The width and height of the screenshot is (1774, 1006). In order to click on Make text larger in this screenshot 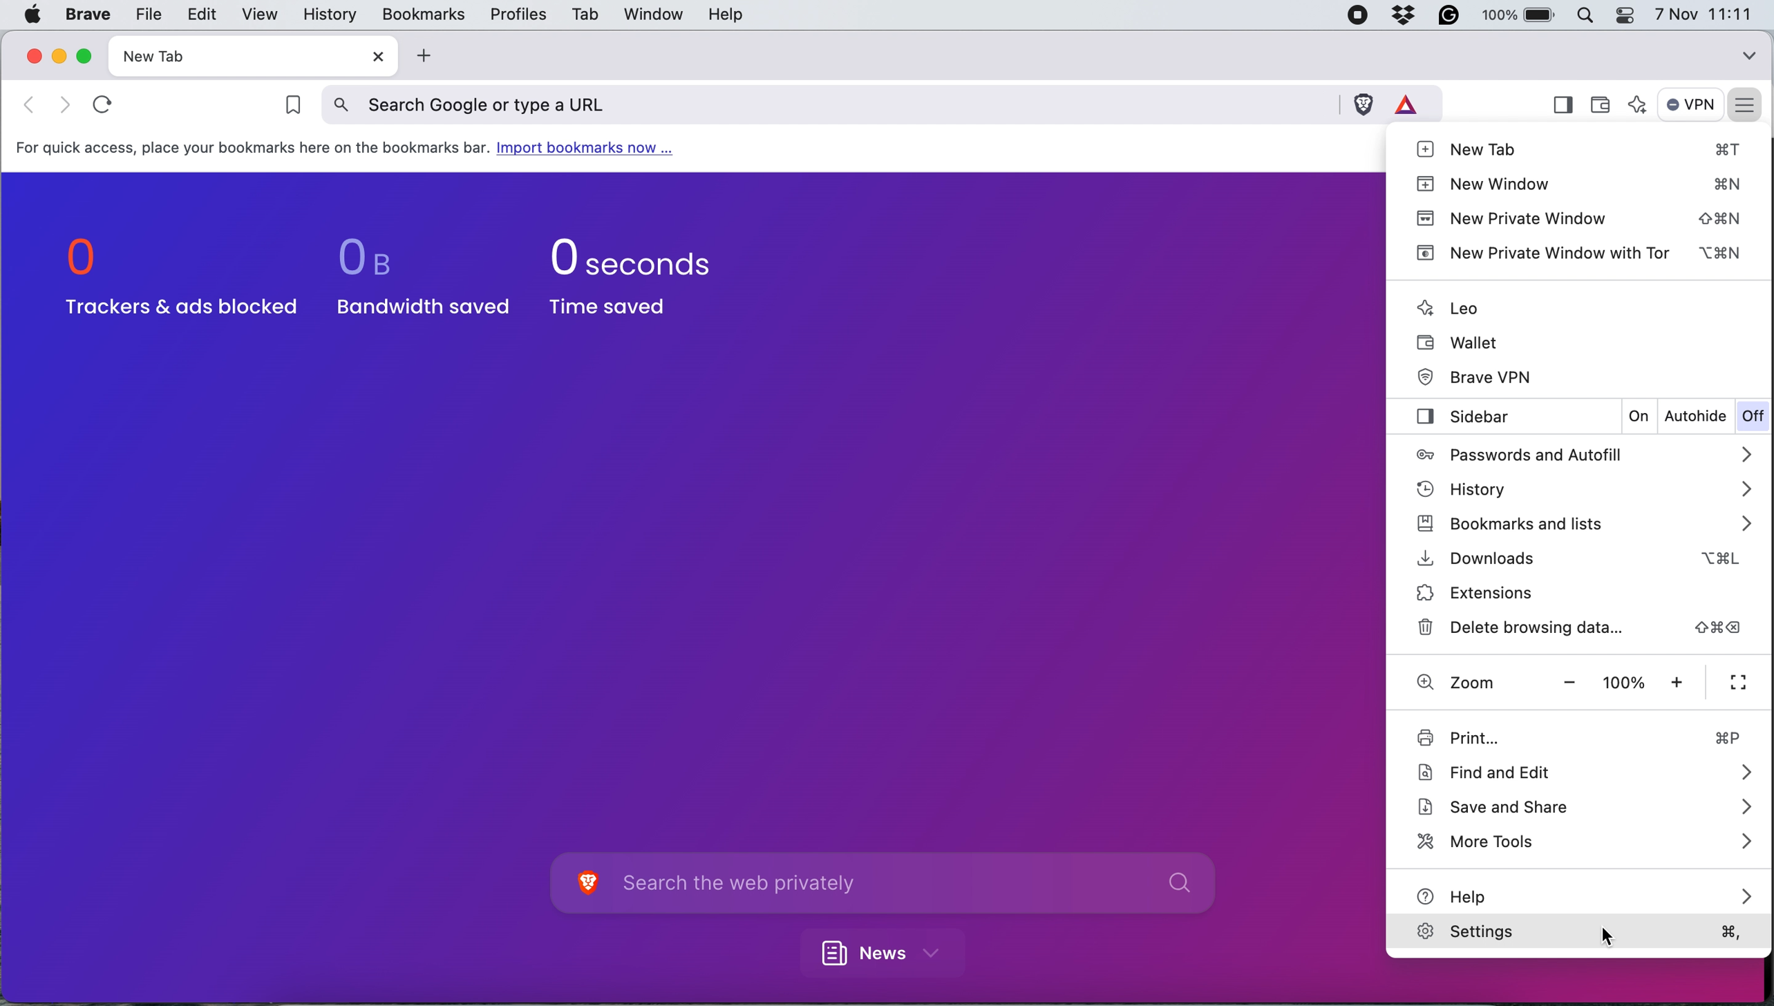, I will do `click(1680, 682)`.